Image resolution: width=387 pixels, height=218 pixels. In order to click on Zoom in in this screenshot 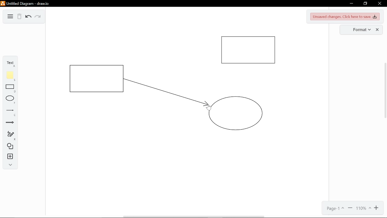, I will do `click(378, 208)`.